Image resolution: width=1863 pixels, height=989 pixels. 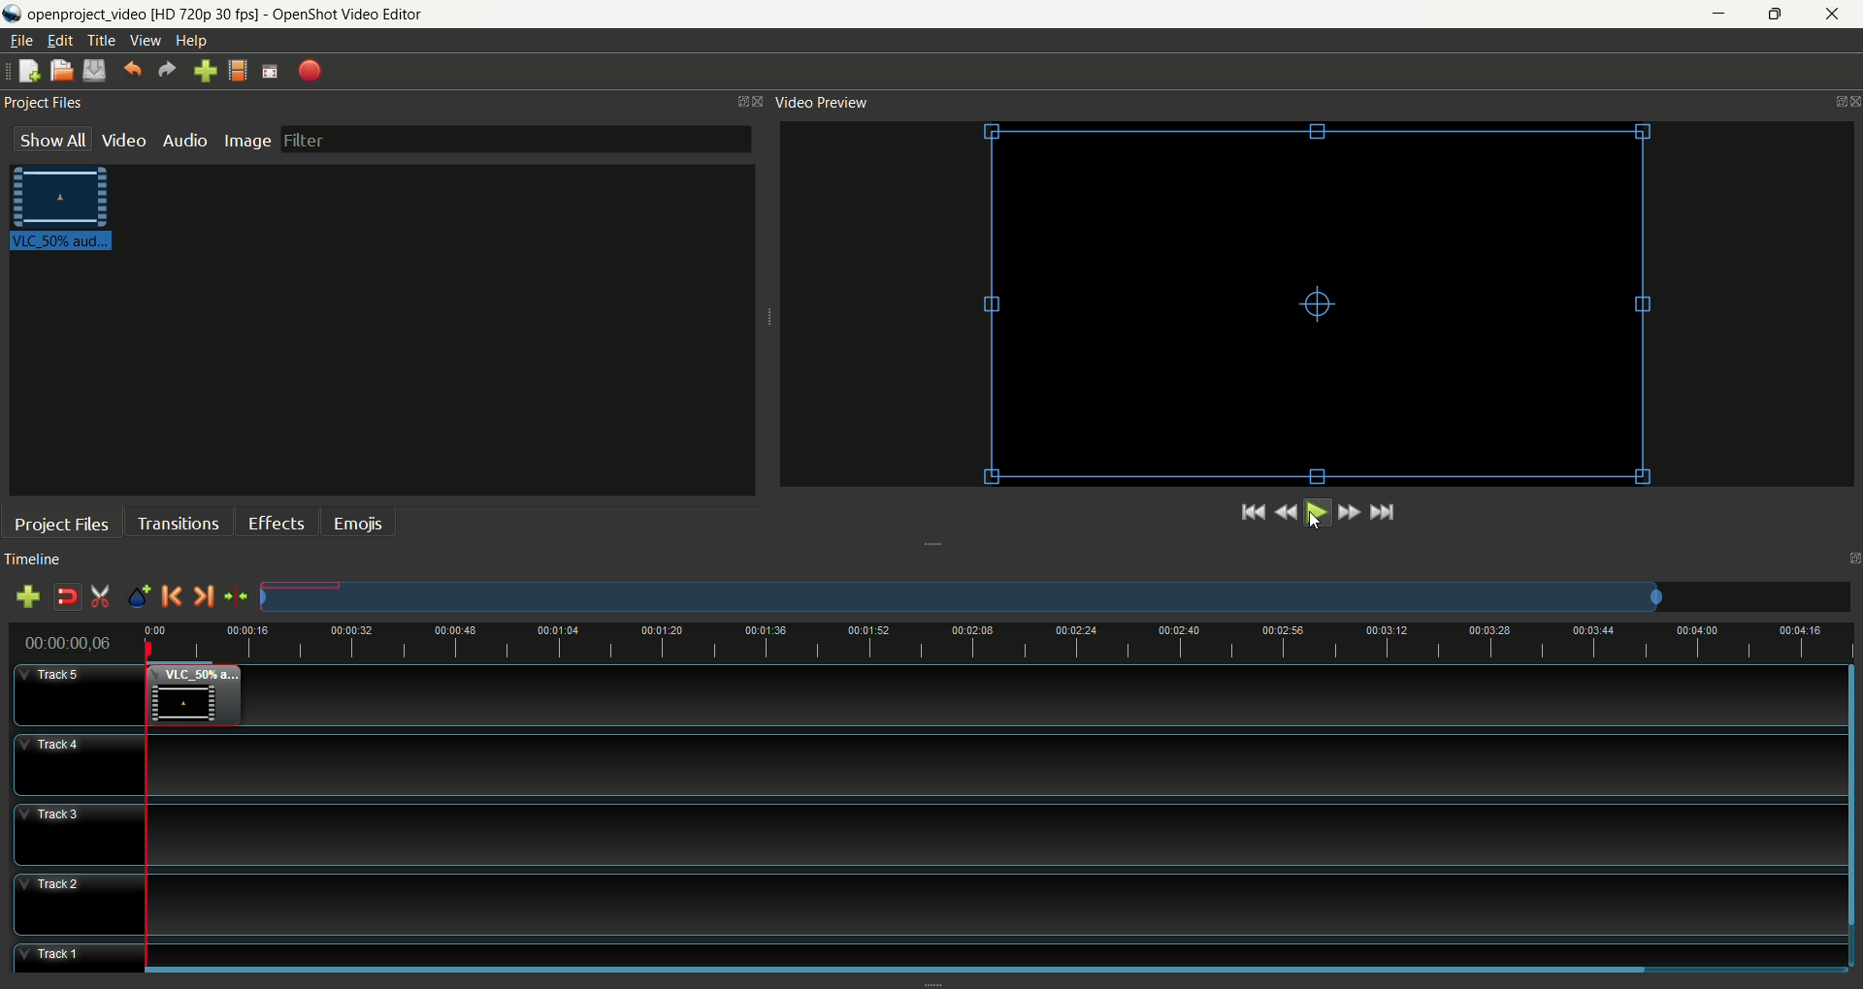 I want to click on redo, so click(x=167, y=69).